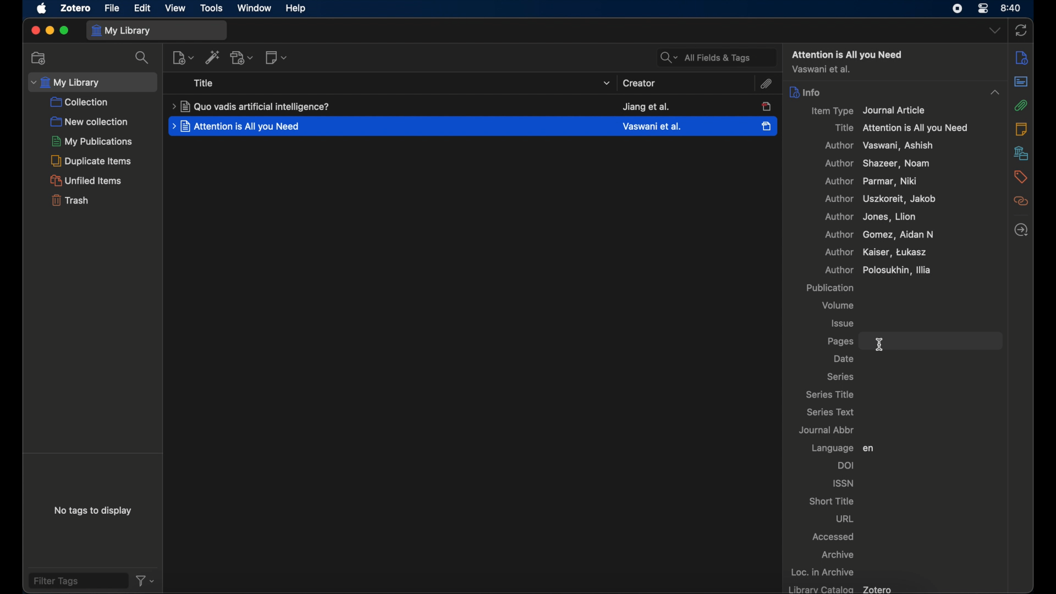 Image resolution: width=1056 pixels, height=594 pixels. Describe the element at coordinates (64, 31) in the screenshot. I see `maximize` at that location.